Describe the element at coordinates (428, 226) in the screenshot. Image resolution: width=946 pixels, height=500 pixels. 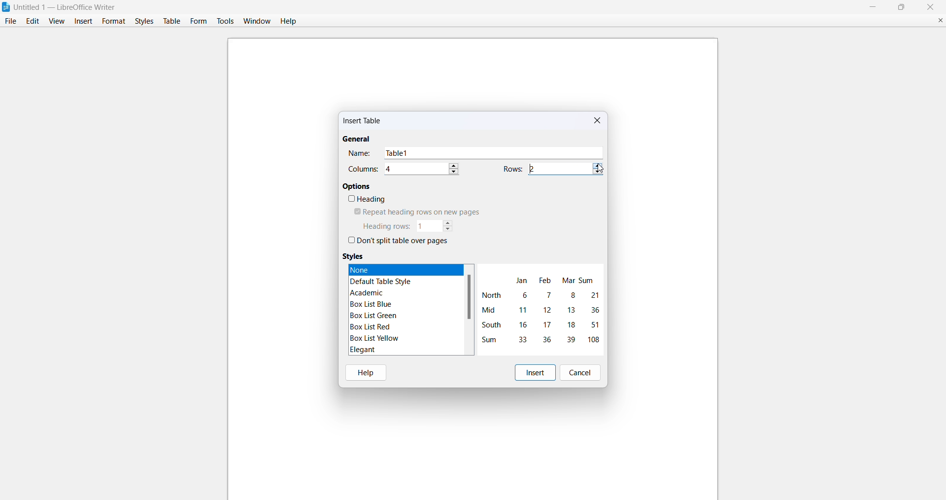
I see `number of heading rows` at that location.